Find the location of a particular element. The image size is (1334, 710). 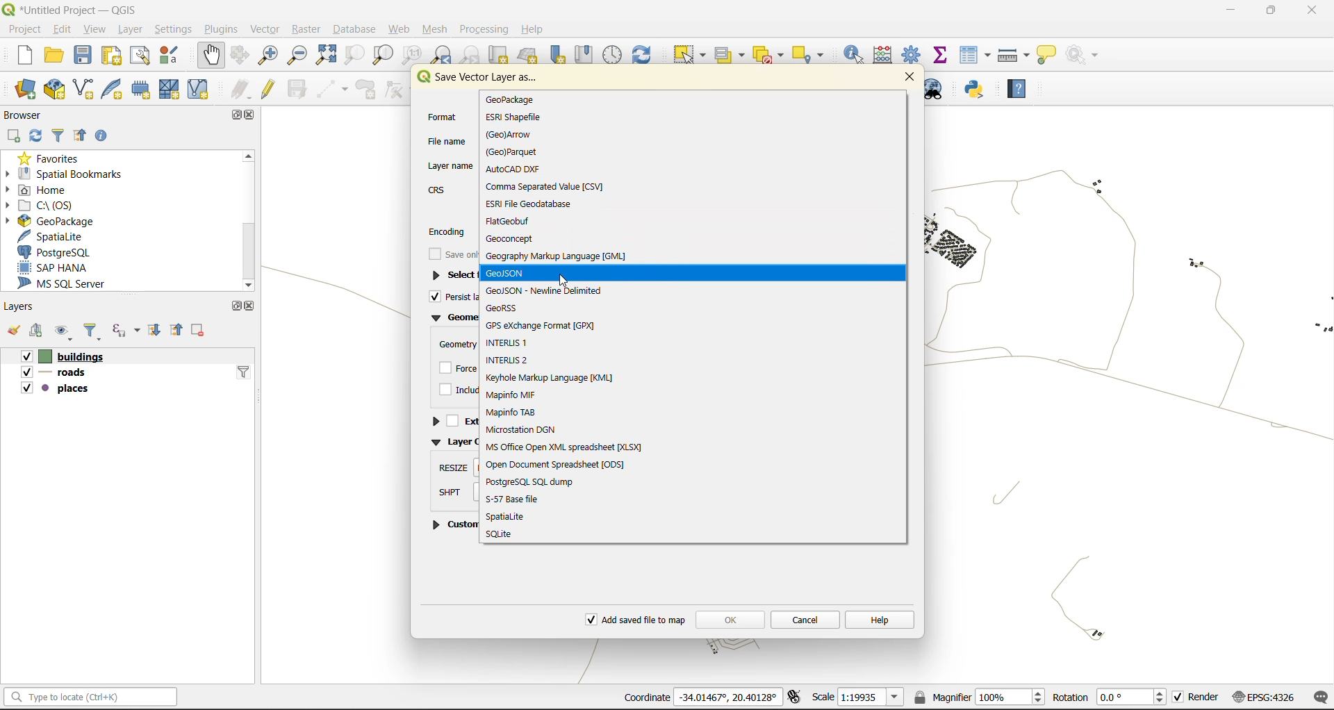

database is located at coordinates (357, 28).